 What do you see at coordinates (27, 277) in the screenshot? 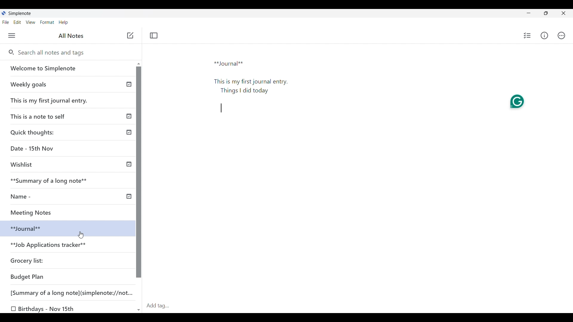
I see `Budget Plan` at bounding box center [27, 277].